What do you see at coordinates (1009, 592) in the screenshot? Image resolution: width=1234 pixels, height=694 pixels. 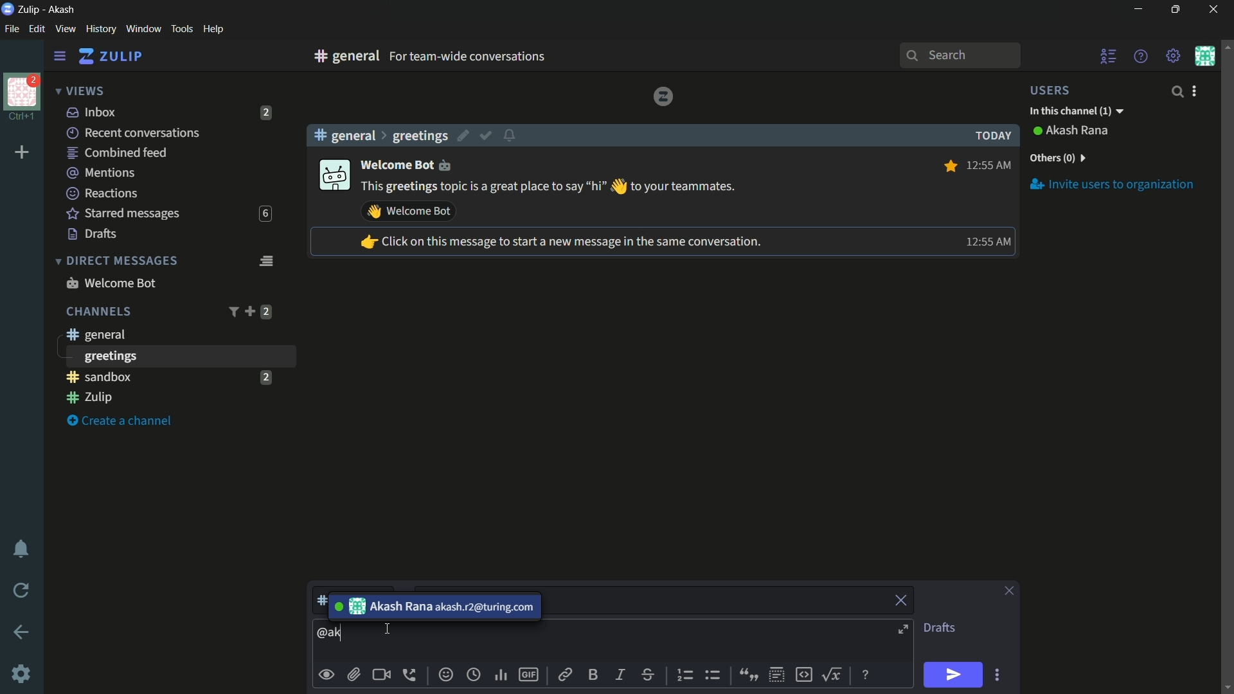 I see `close pane` at bounding box center [1009, 592].